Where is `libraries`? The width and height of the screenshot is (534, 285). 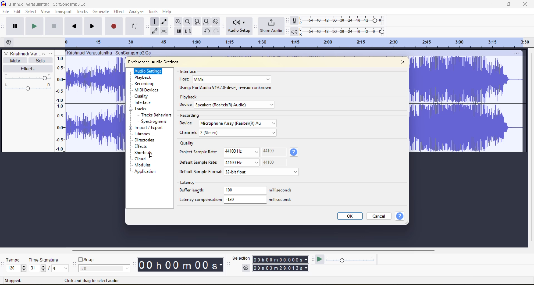
libraries is located at coordinates (145, 134).